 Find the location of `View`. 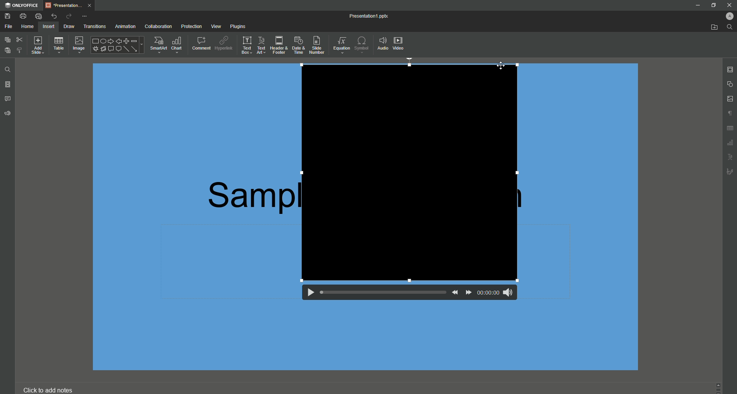

View is located at coordinates (216, 26).